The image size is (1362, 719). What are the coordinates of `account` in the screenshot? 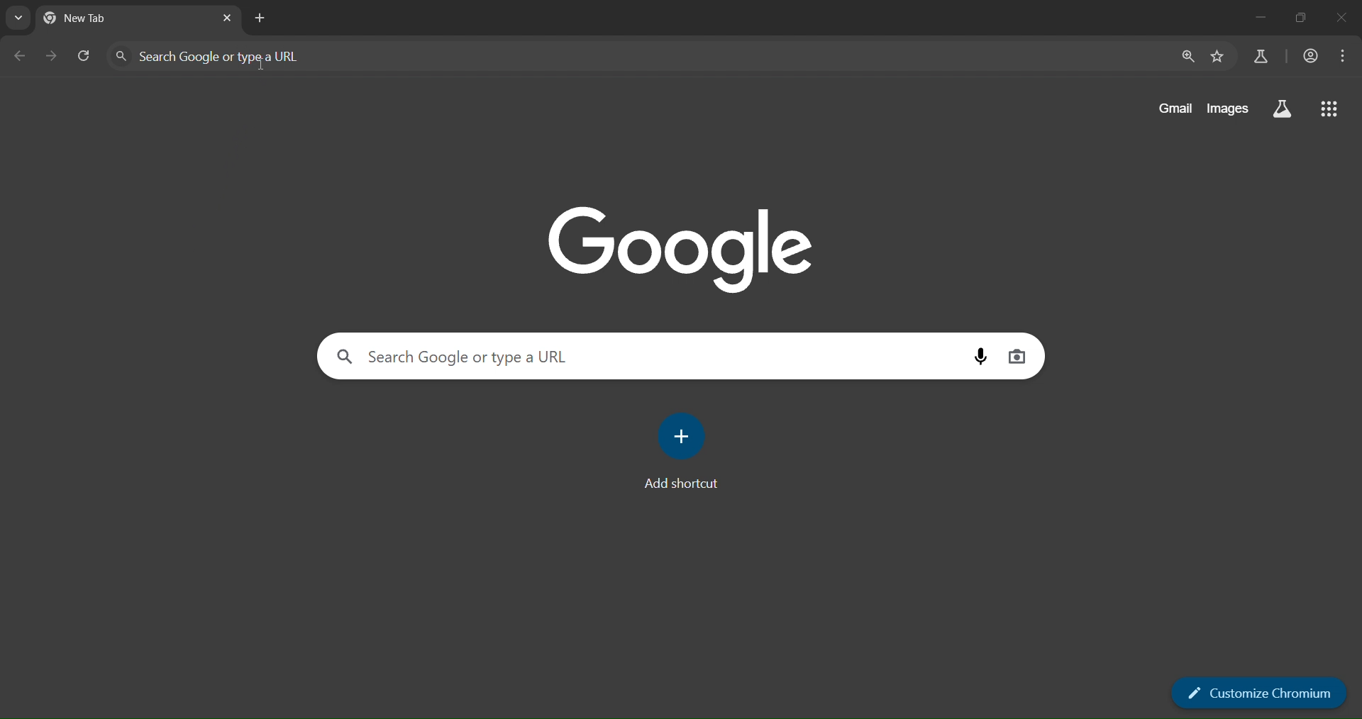 It's located at (1309, 55).